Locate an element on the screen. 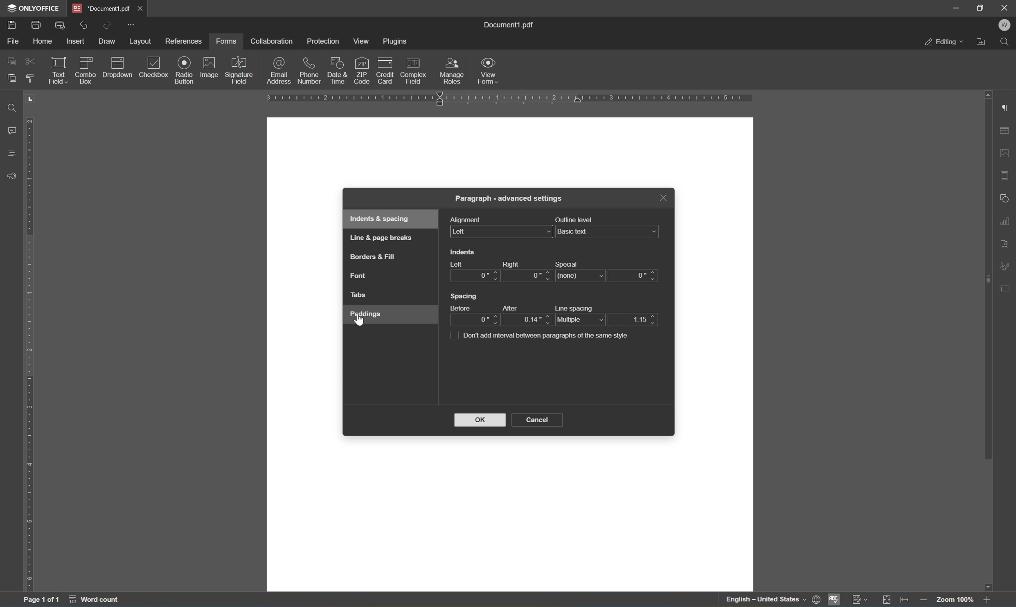 The height and width of the screenshot is (607, 1016). track changes is located at coordinates (861, 600).